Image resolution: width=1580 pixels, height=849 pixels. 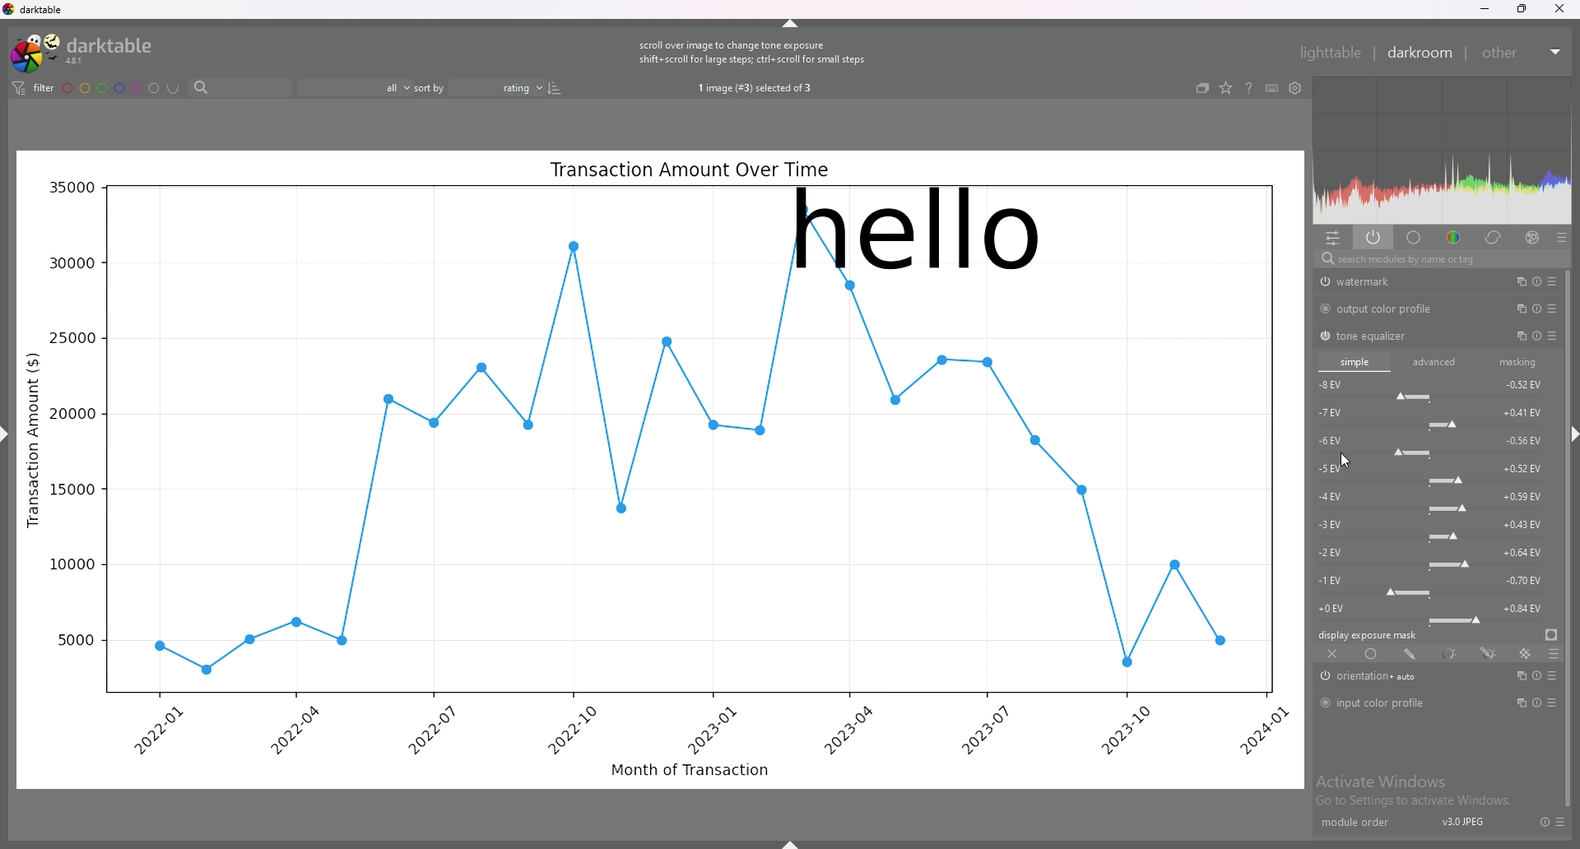 What do you see at coordinates (1538, 702) in the screenshot?
I see `multiple instance actions, reset and presets` at bounding box center [1538, 702].